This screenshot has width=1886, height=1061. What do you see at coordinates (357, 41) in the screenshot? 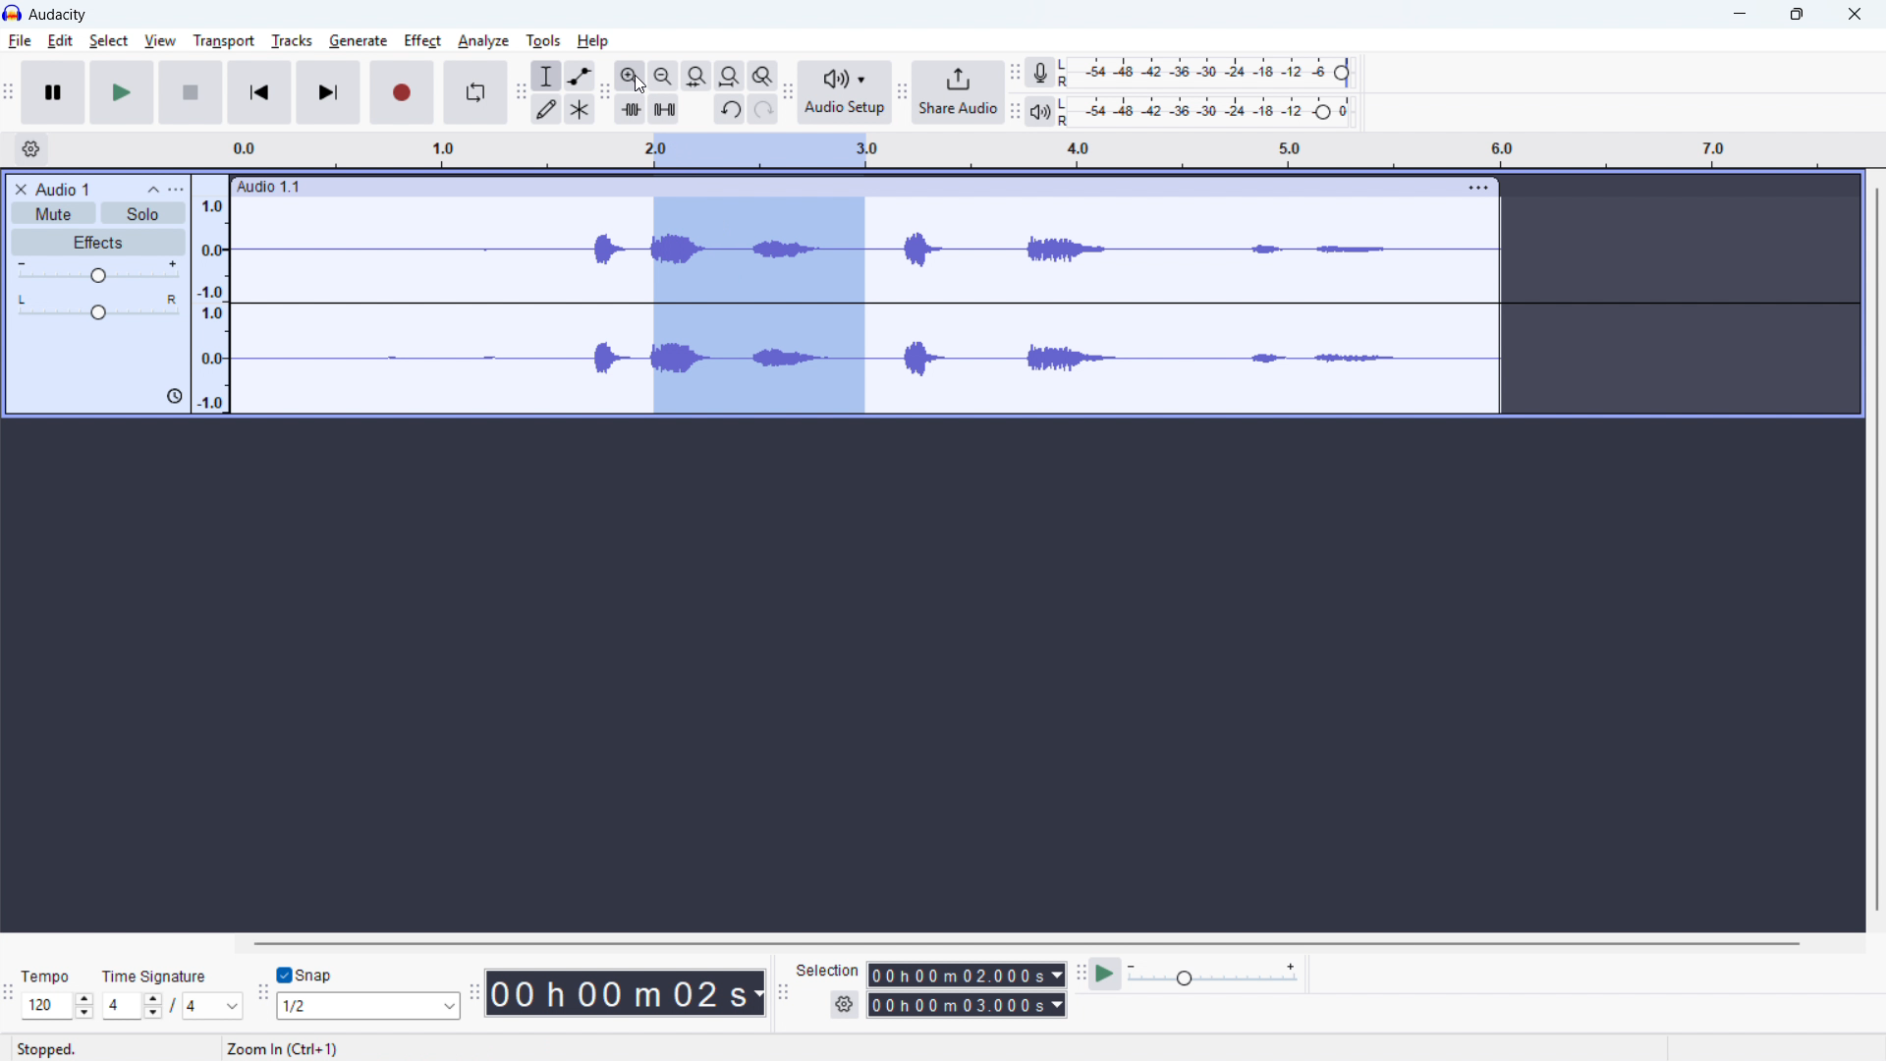
I see `Generate` at bounding box center [357, 41].